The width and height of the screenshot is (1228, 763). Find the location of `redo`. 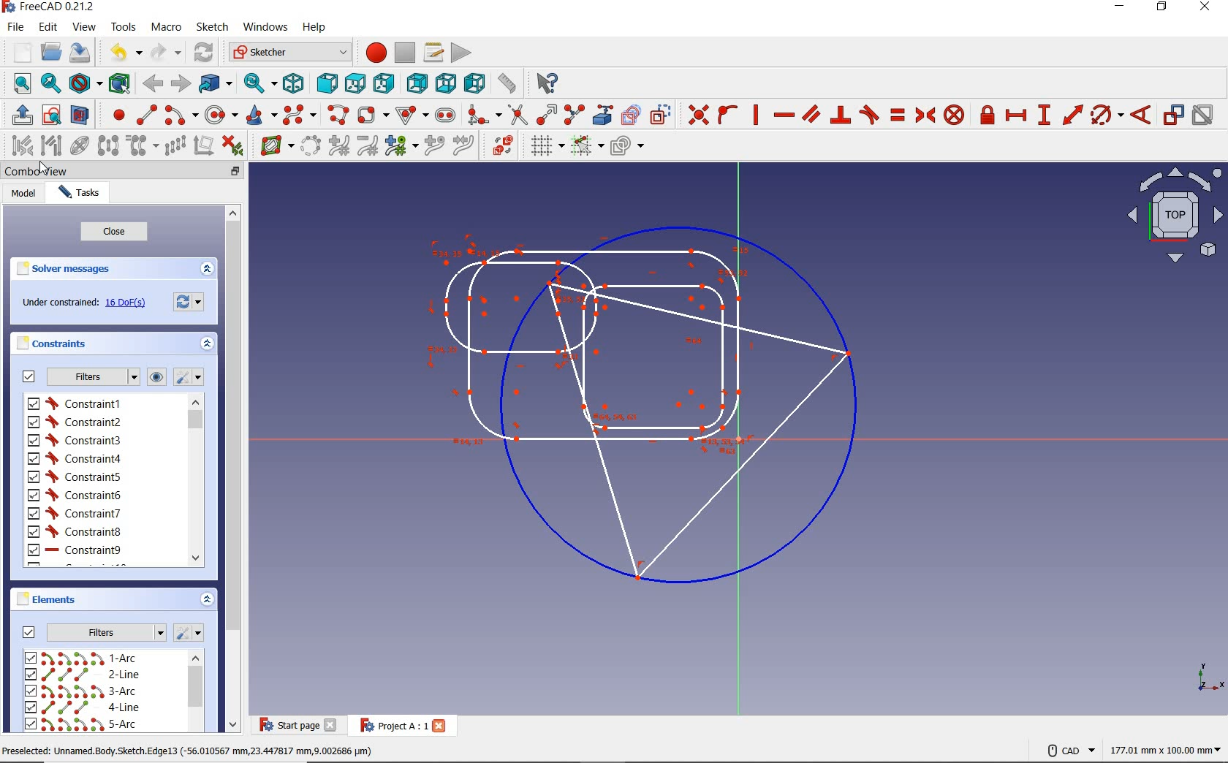

redo is located at coordinates (167, 53).